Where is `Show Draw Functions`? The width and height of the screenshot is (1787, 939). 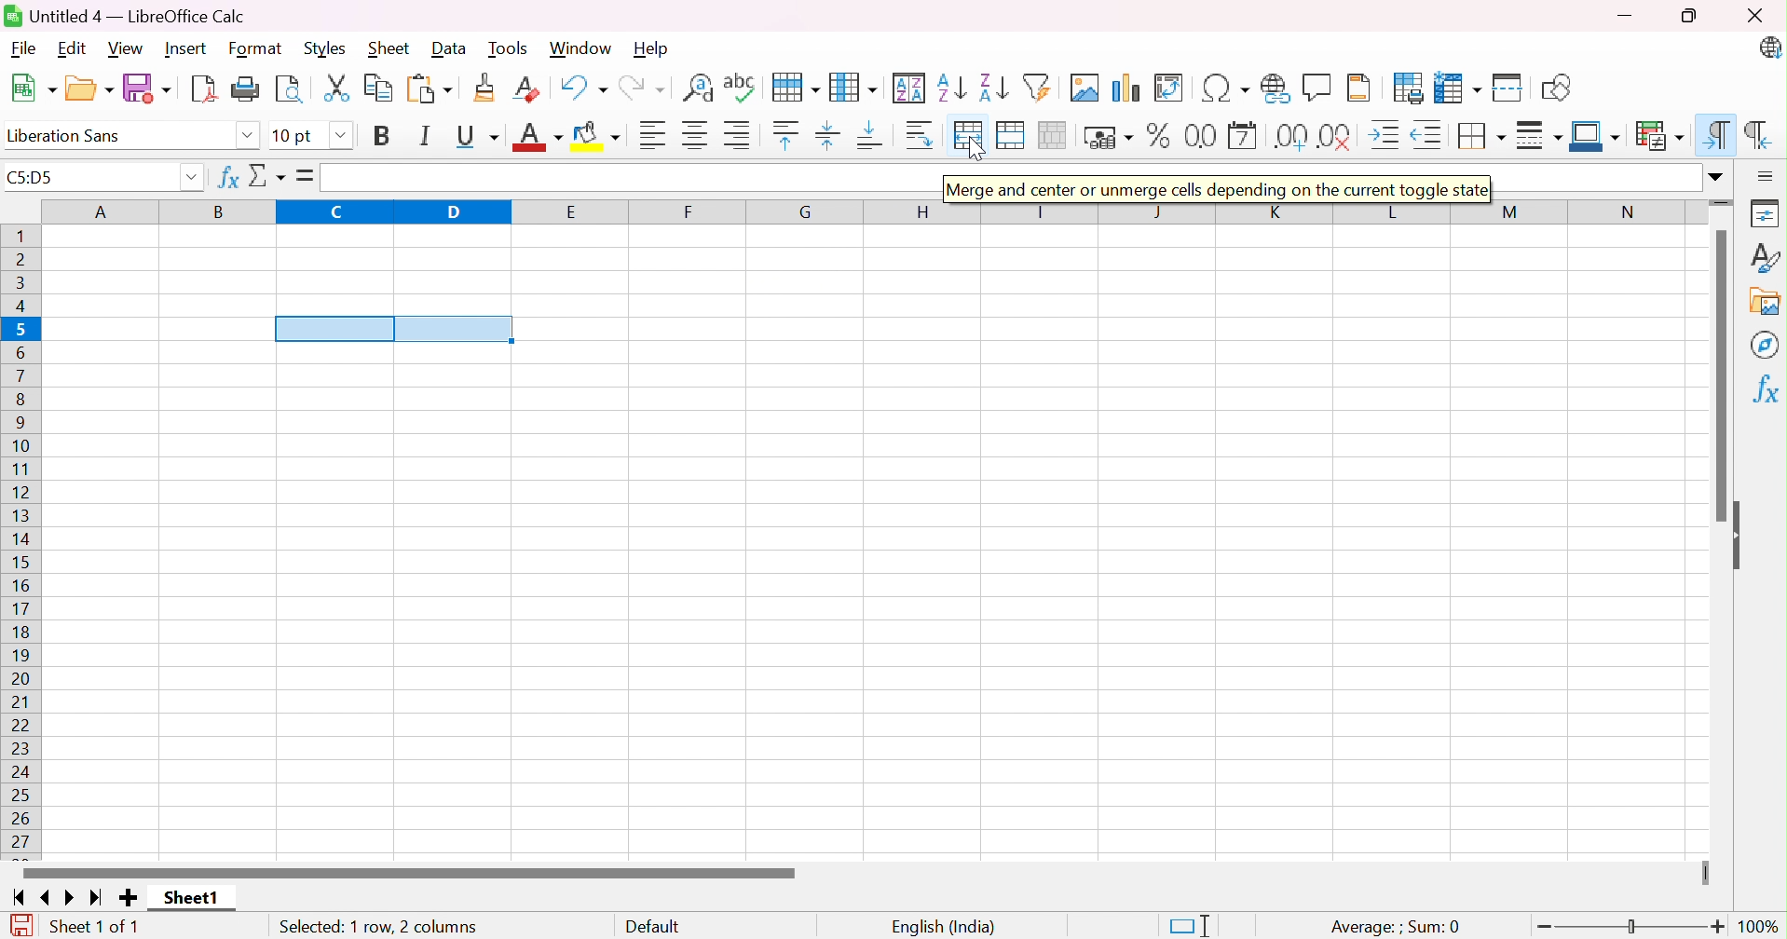
Show Draw Functions is located at coordinates (1554, 87).